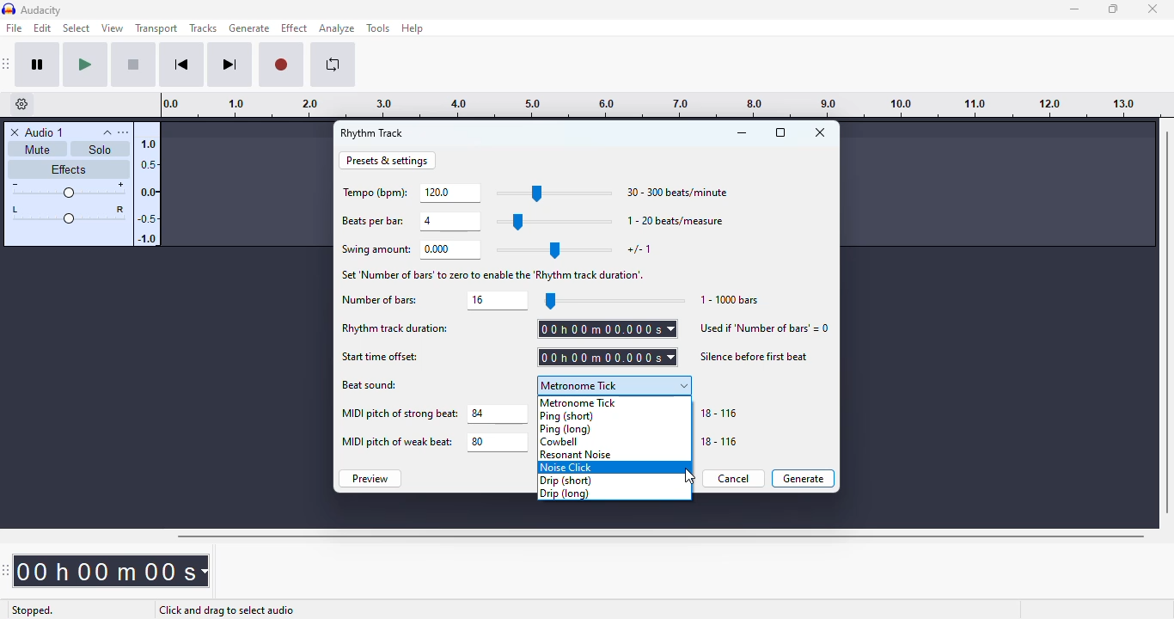 This screenshot has height=619, width=1174. I want to click on view, so click(113, 28).